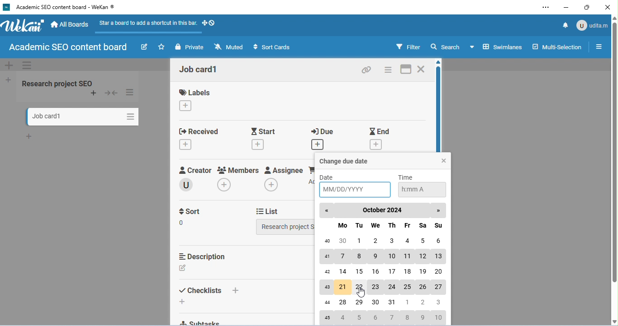 The image size is (618, 326). What do you see at coordinates (204, 322) in the screenshot?
I see `subtasks` at bounding box center [204, 322].